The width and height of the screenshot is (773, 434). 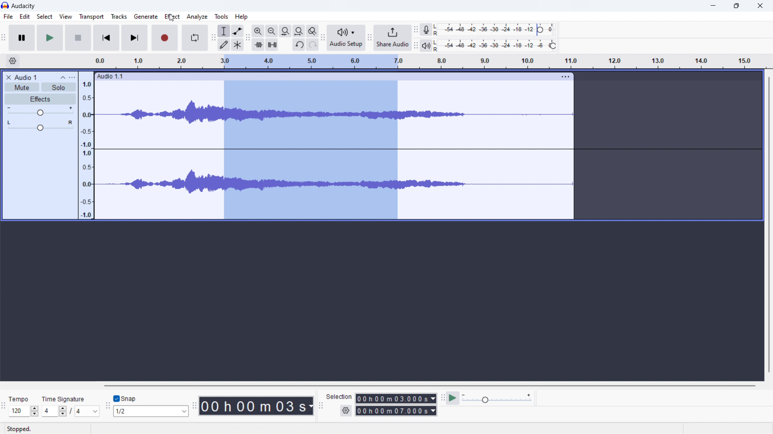 What do you see at coordinates (346, 39) in the screenshot?
I see `audio setup` at bounding box center [346, 39].